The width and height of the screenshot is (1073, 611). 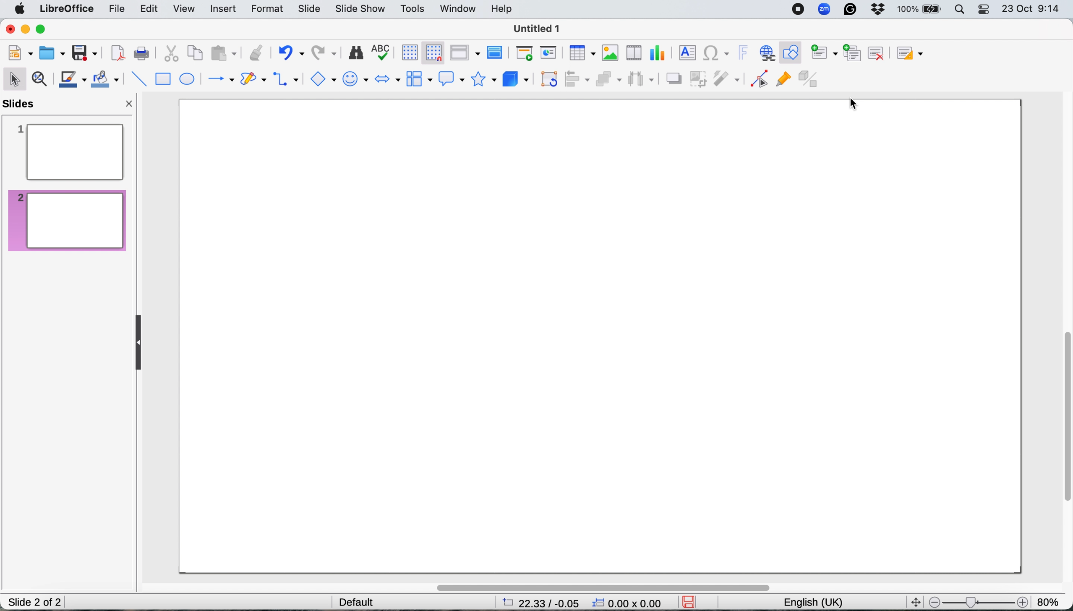 I want to click on print, so click(x=144, y=55).